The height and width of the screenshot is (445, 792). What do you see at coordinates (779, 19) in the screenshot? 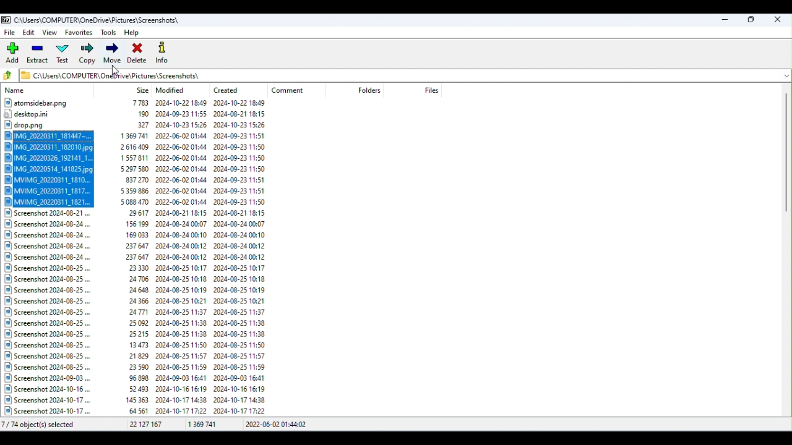
I see `Close` at bounding box center [779, 19].